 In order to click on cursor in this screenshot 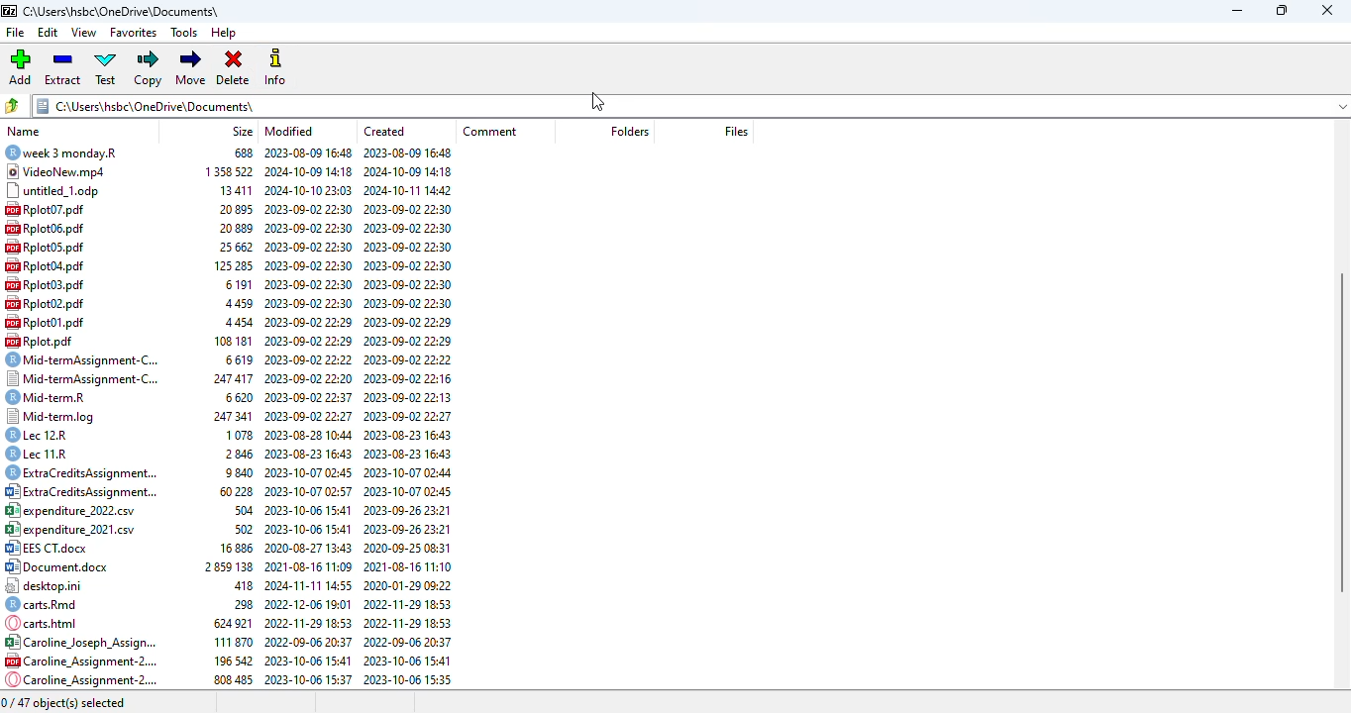, I will do `click(598, 102)`.